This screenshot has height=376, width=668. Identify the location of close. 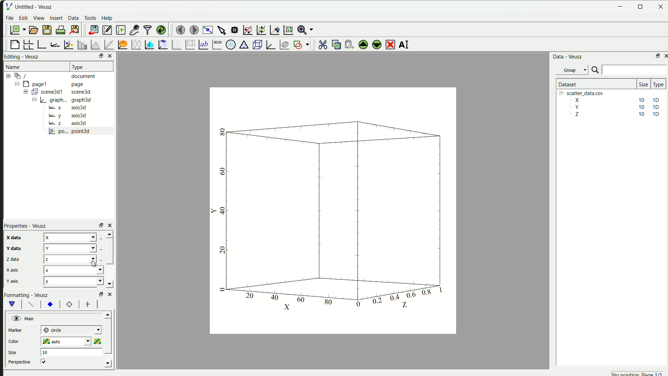
(111, 225).